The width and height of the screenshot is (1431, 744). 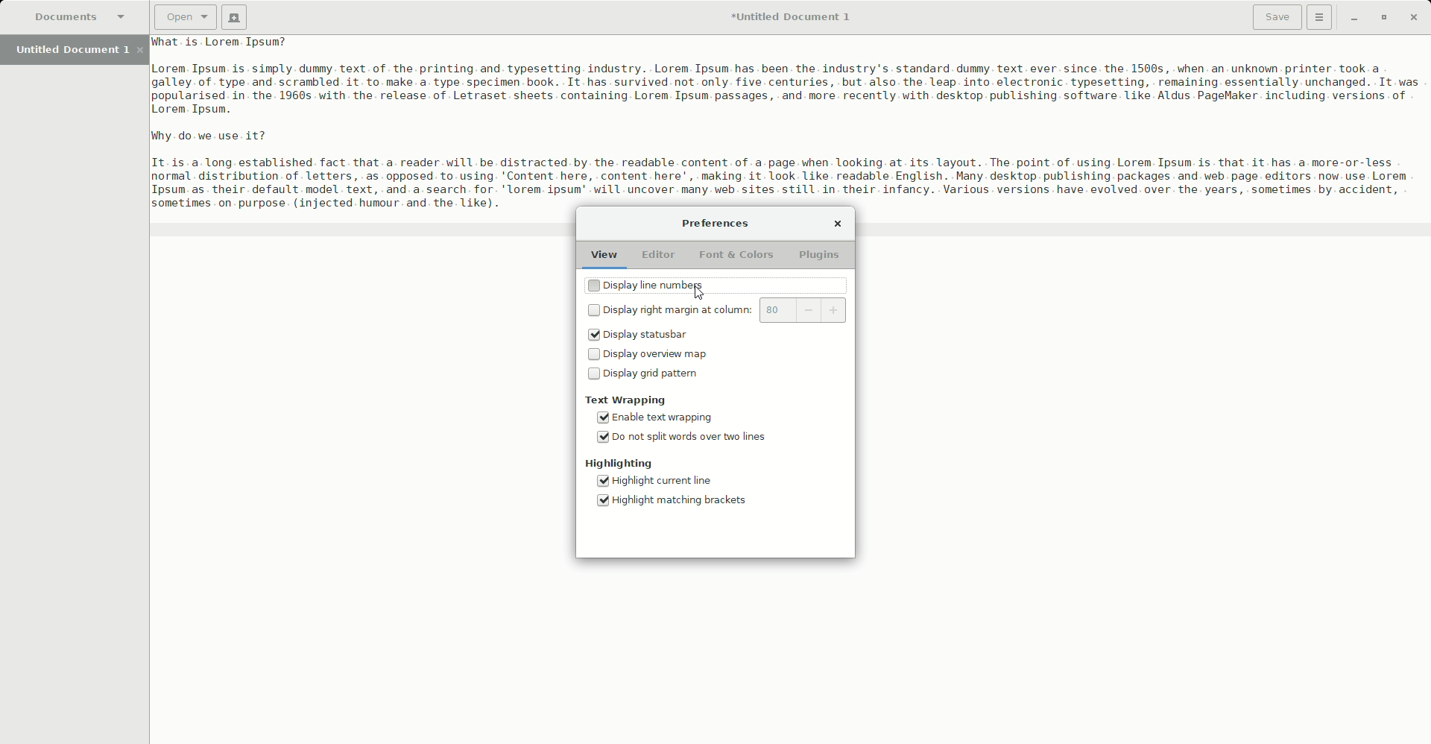 I want to click on Preferences, so click(x=718, y=224).